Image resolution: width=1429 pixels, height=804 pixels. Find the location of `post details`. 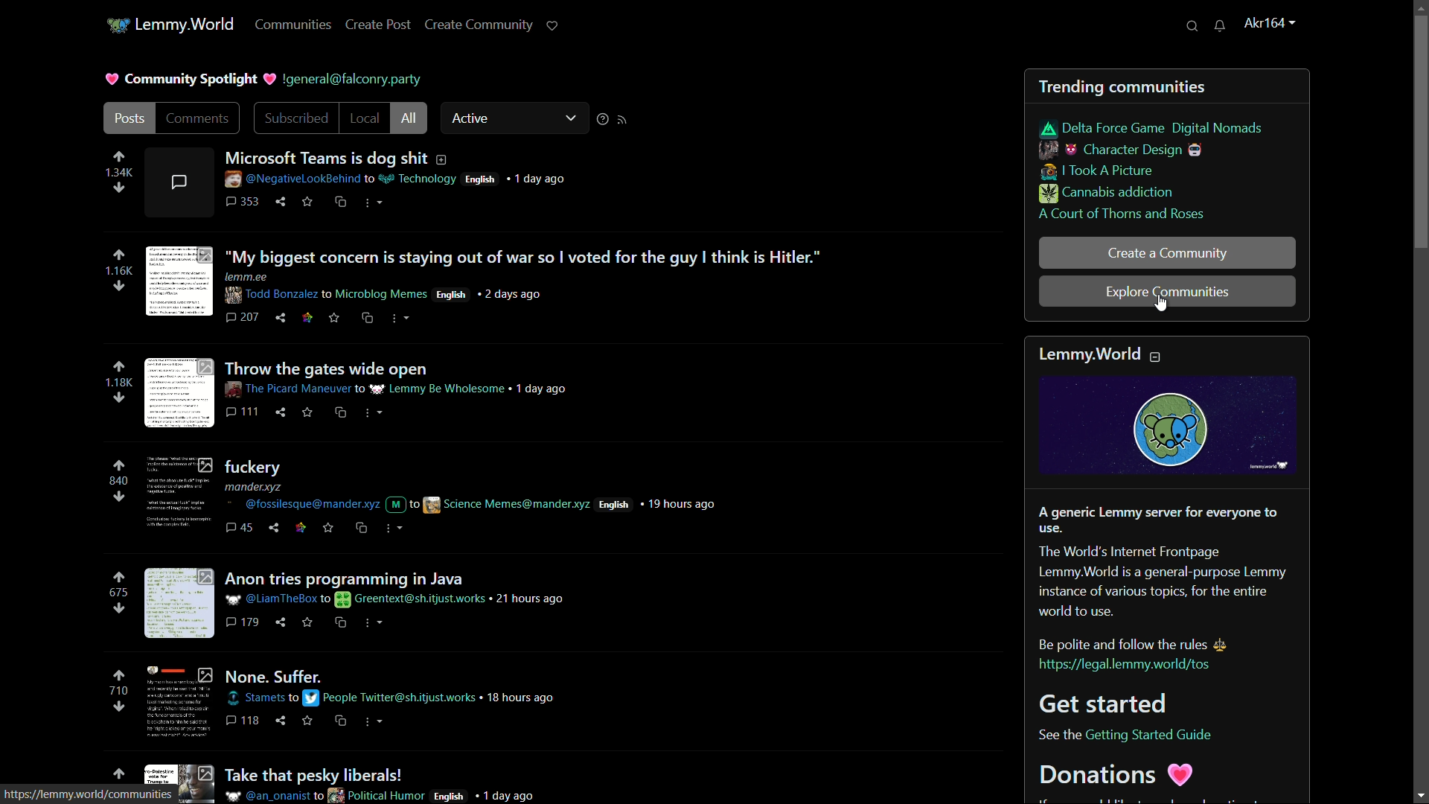

post details is located at coordinates (405, 599).